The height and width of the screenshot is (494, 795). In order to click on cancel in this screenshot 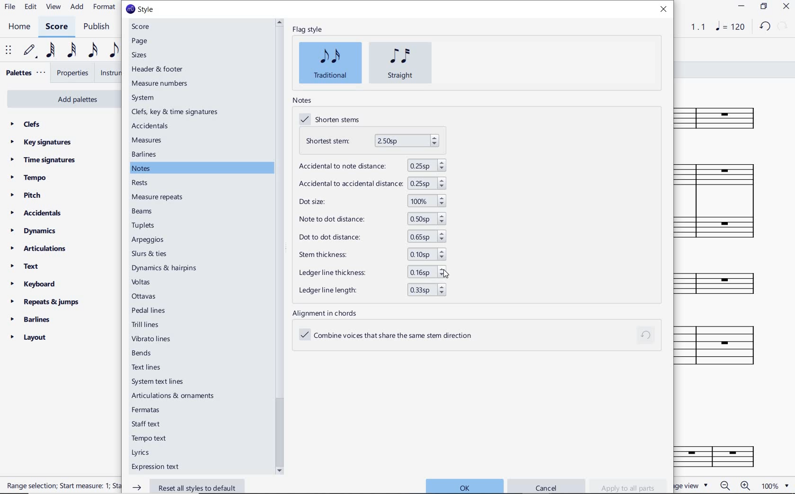, I will do `click(546, 487)`.